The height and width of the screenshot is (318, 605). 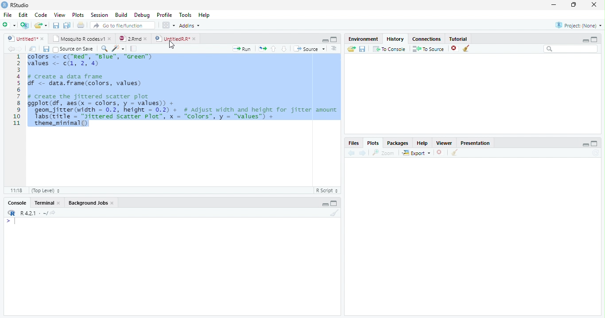 What do you see at coordinates (105, 48) in the screenshot?
I see `Find/Replace` at bounding box center [105, 48].